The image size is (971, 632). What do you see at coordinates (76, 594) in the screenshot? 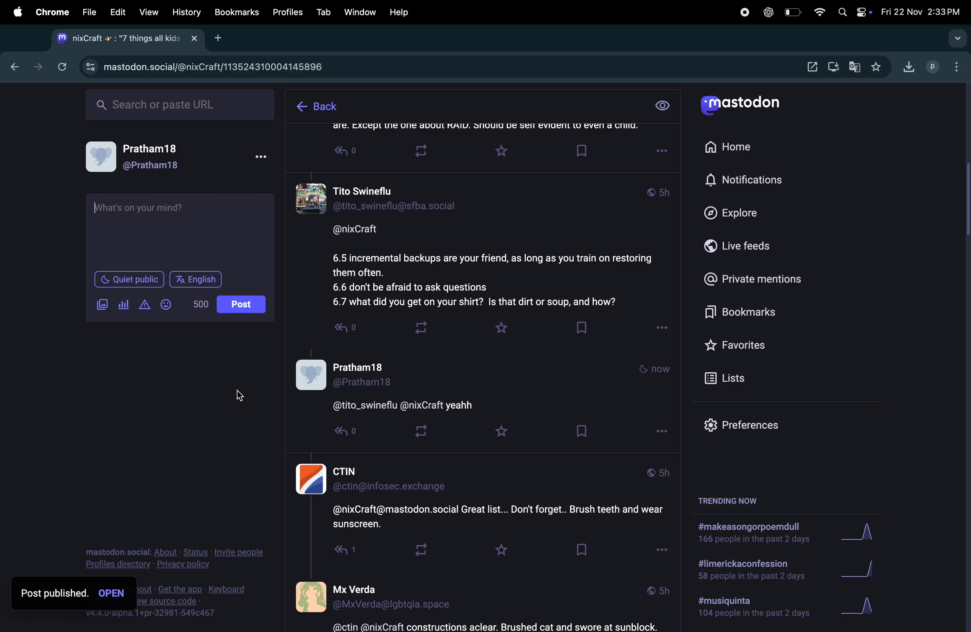
I see `post published` at bounding box center [76, 594].